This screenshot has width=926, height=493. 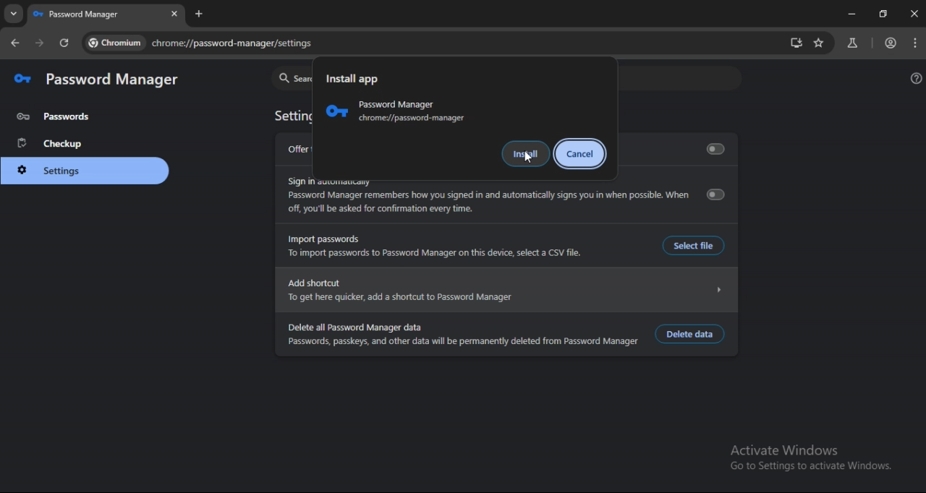 I want to click on new tab, so click(x=199, y=14).